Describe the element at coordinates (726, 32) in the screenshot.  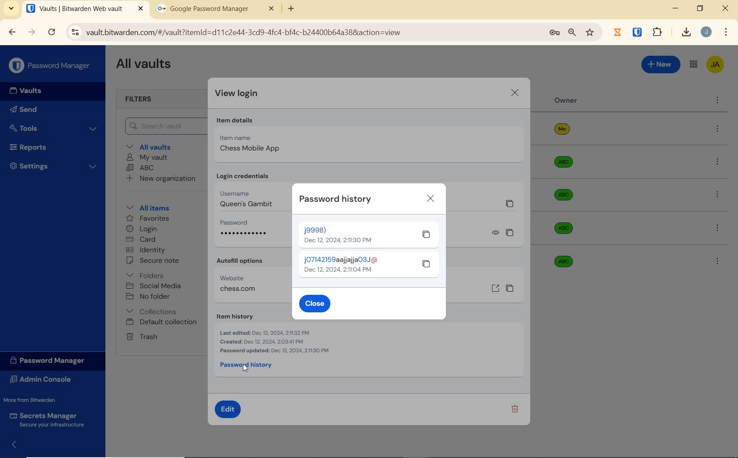
I see `customize Google chrome` at that location.